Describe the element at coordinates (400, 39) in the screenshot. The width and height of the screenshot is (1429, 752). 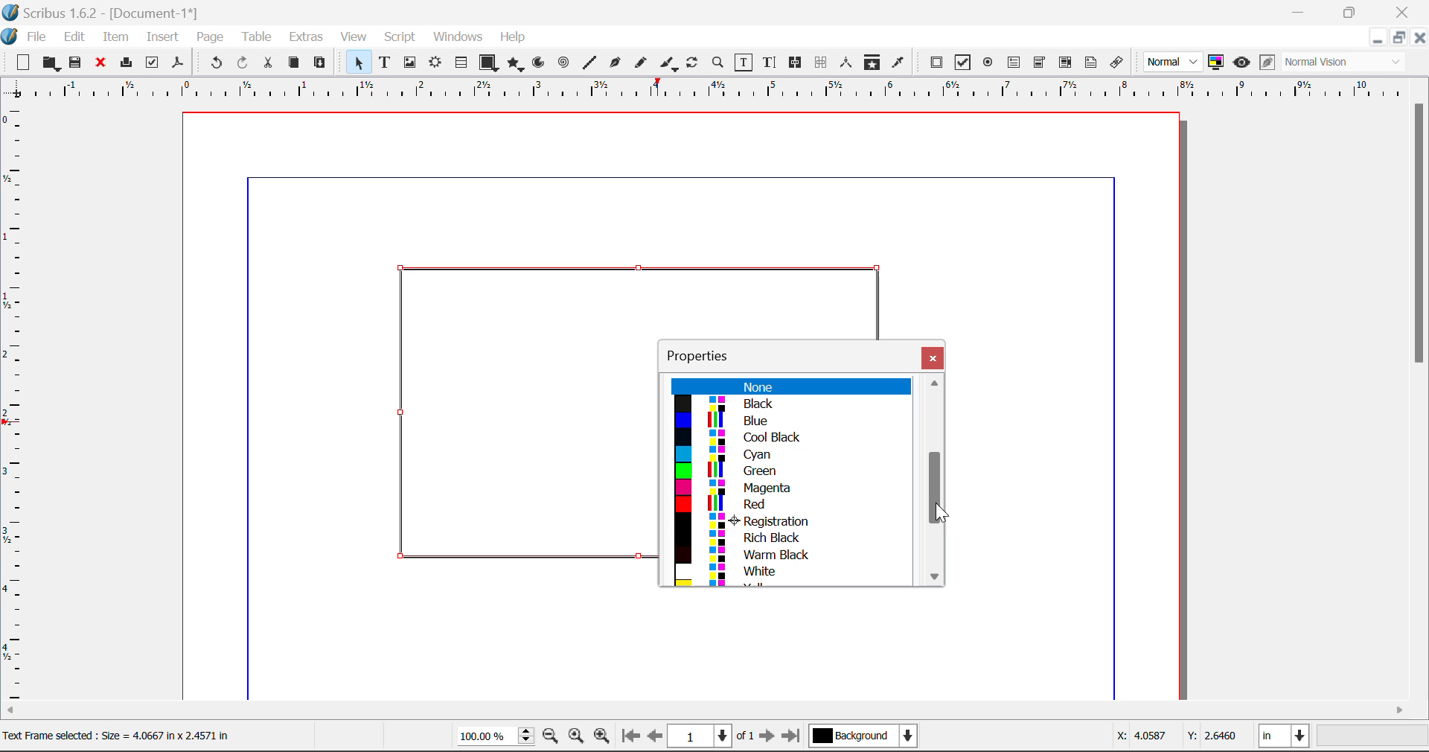
I see `Script` at that location.